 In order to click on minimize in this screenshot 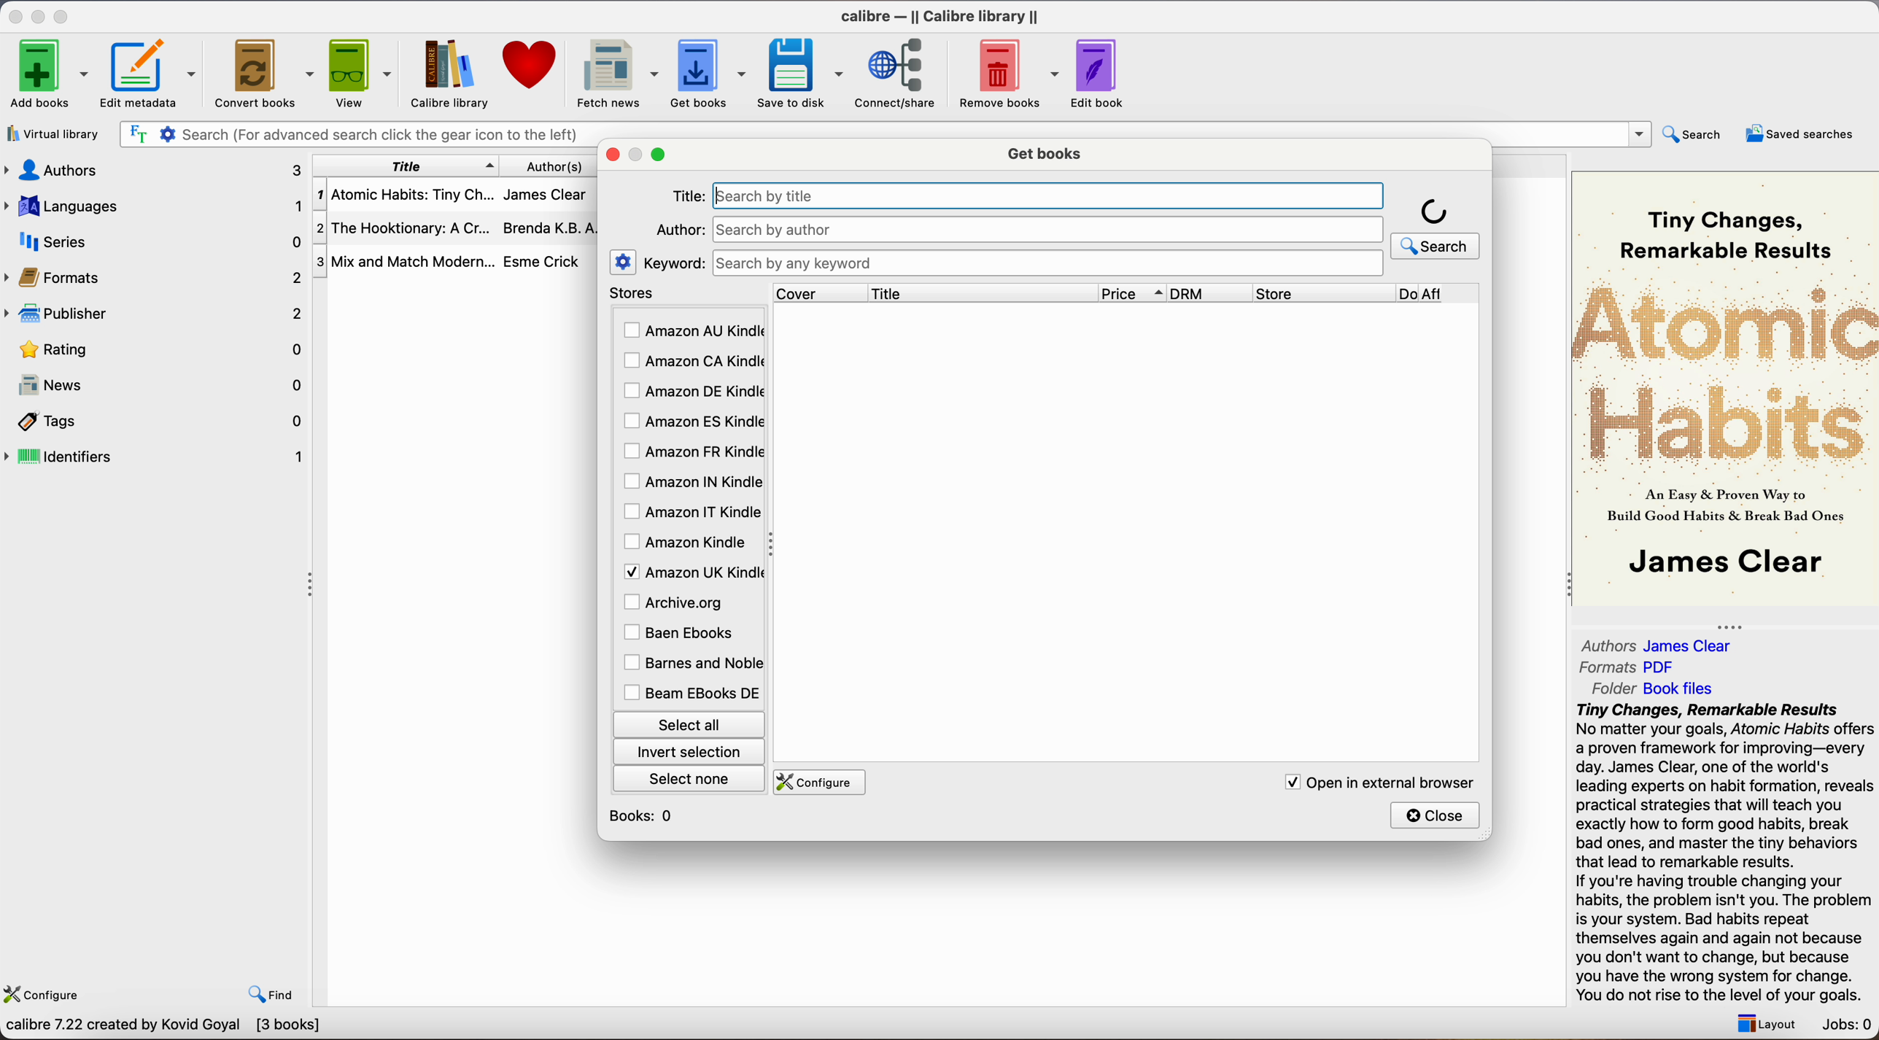, I will do `click(41, 15)`.